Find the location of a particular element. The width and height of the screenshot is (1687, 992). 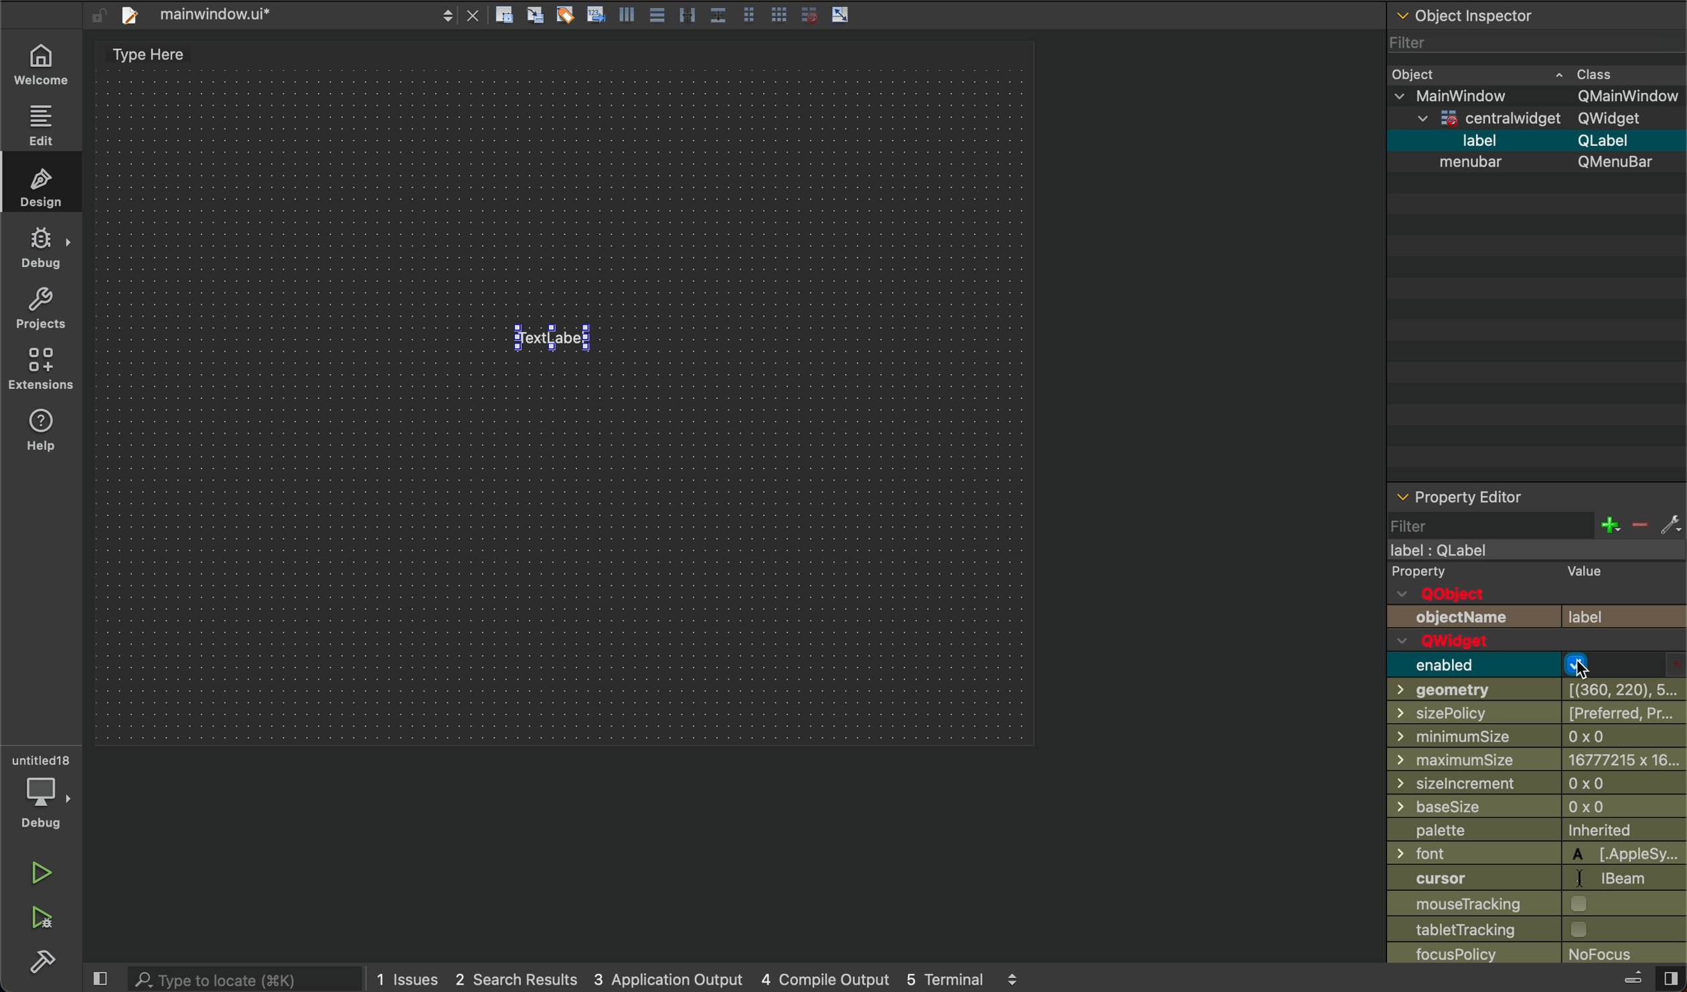

Qmainwindow is located at coordinates (1629, 94).